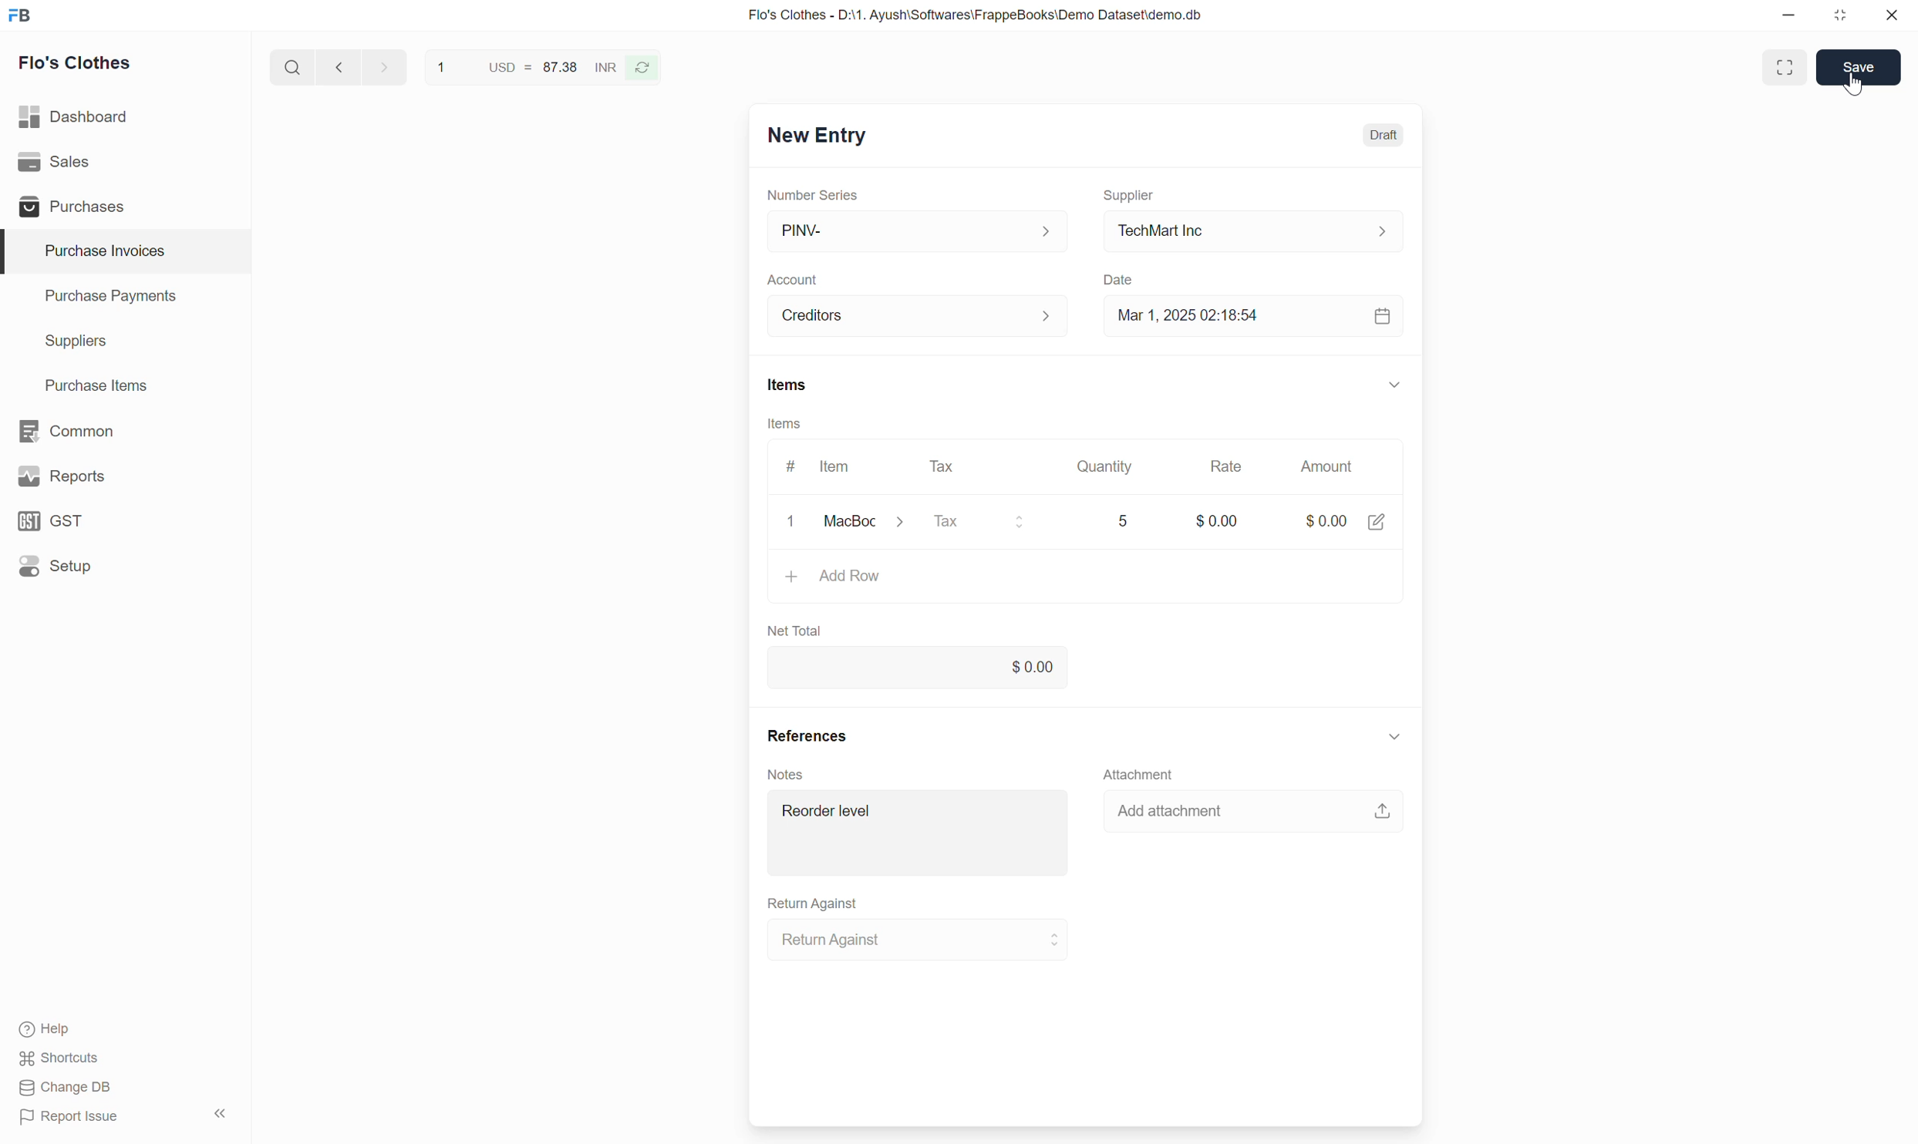 The image size is (1918, 1144). What do you see at coordinates (918, 666) in the screenshot?
I see `0.00` at bounding box center [918, 666].